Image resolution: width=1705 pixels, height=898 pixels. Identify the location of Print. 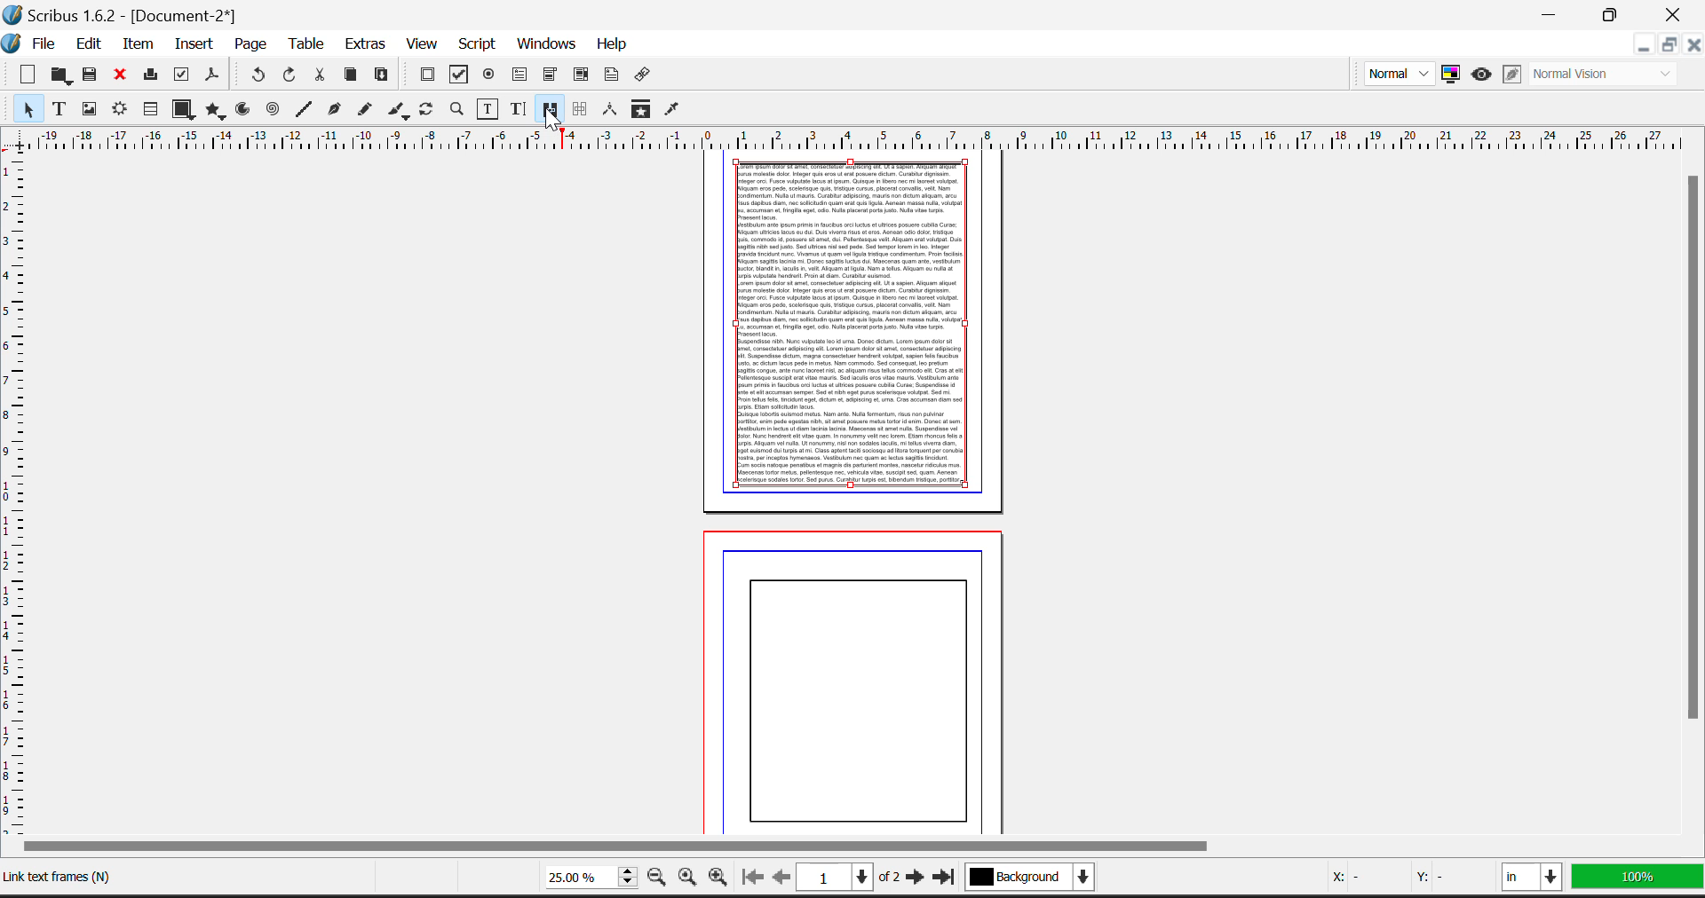
(150, 77).